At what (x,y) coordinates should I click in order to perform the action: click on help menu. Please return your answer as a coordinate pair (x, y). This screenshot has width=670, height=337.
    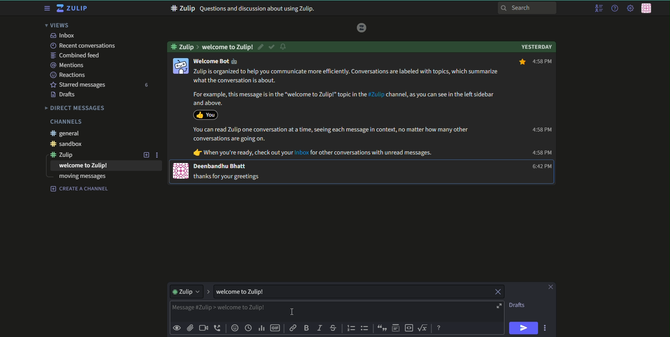
    Looking at the image, I should click on (614, 9).